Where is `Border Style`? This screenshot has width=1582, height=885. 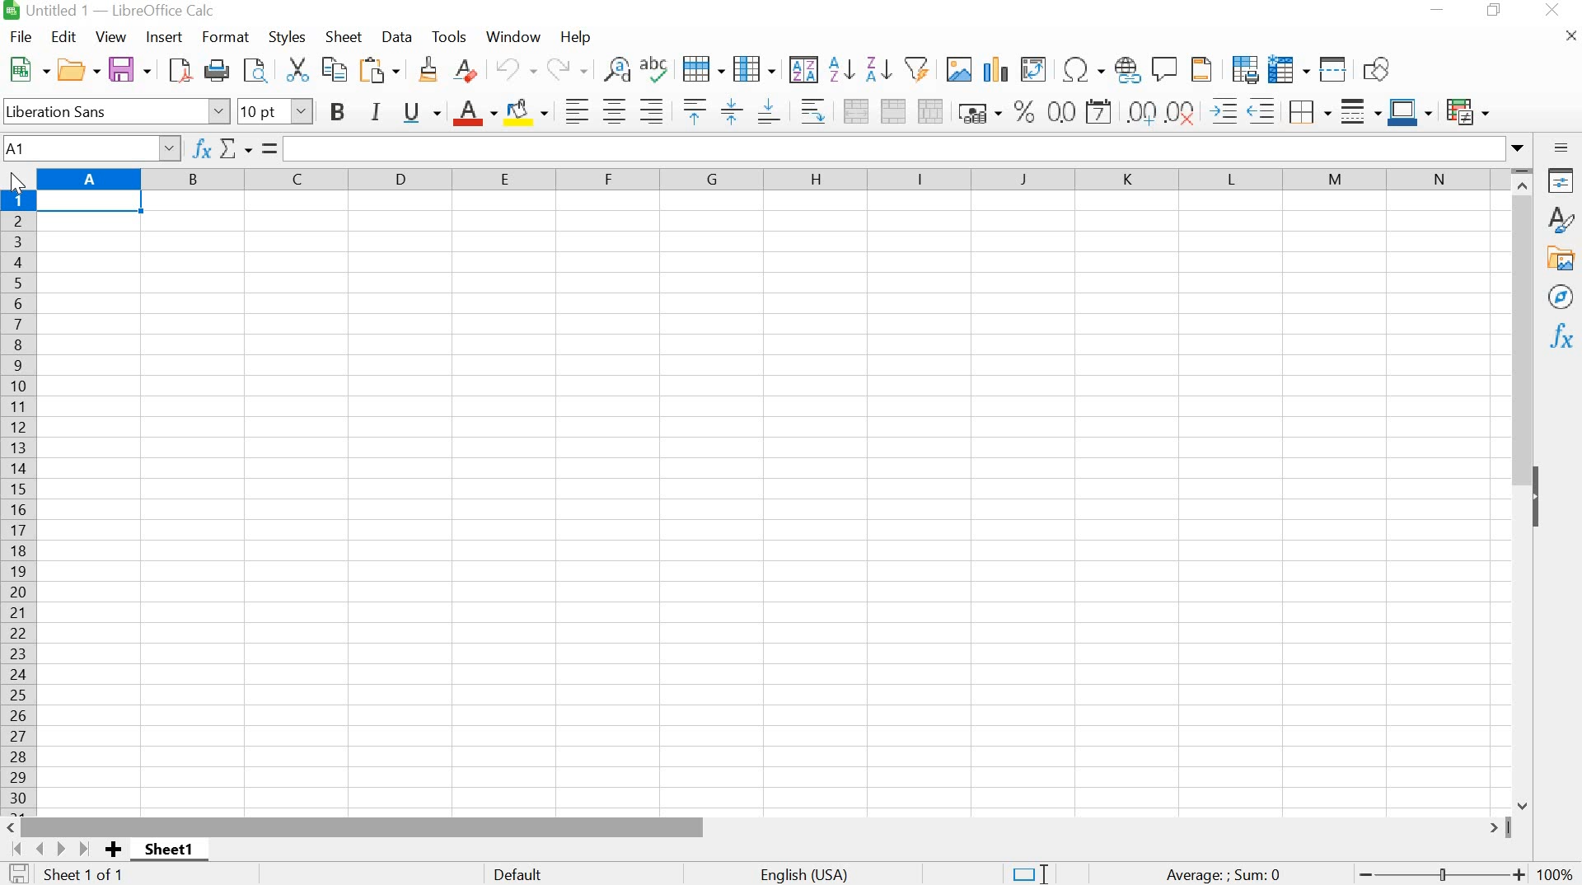 Border Style is located at coordinates (1360, 112).